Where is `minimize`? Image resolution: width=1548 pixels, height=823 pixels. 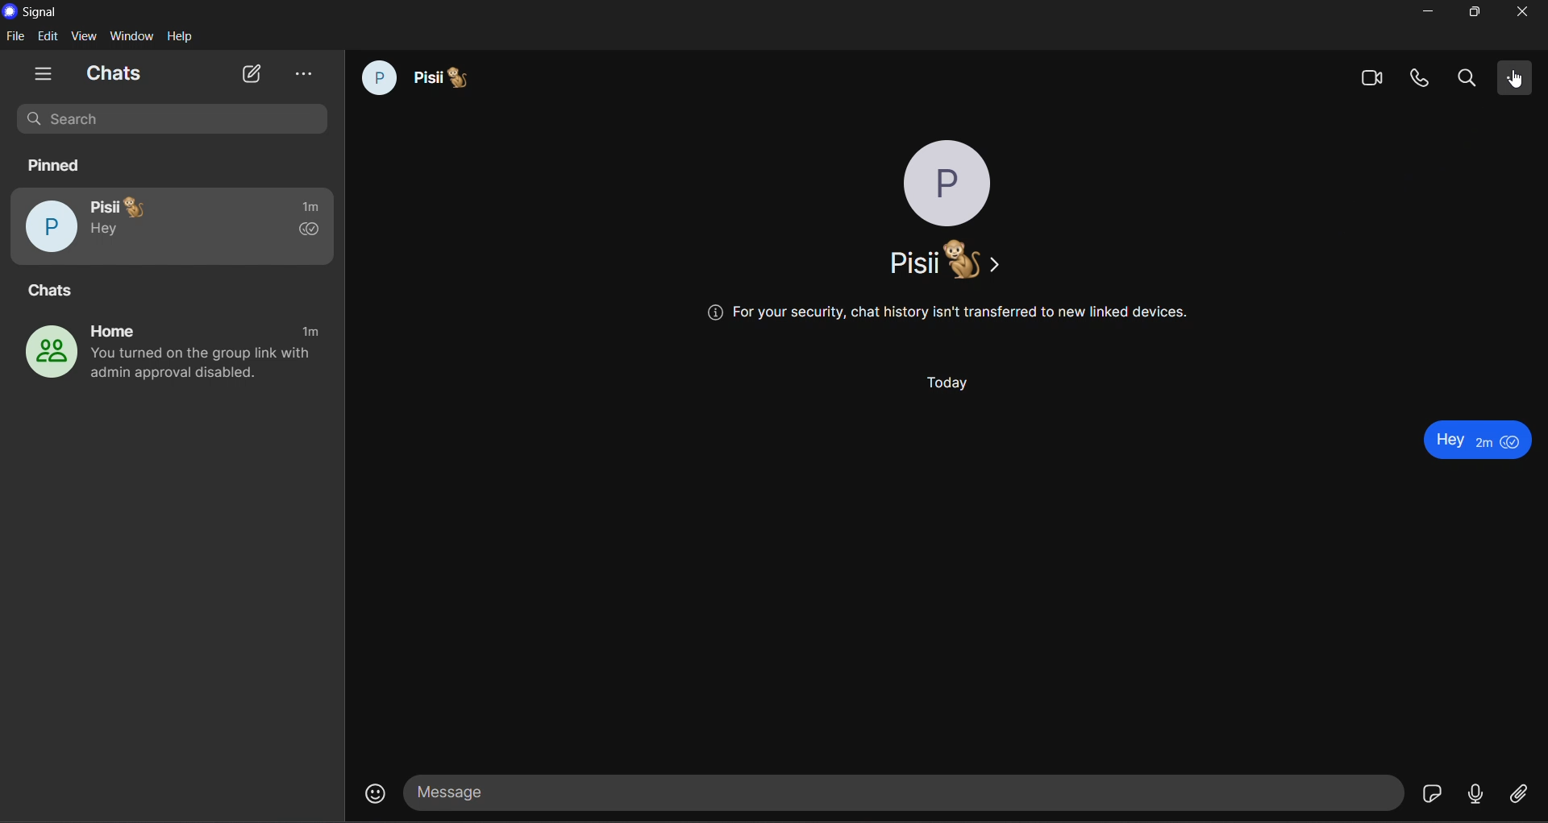 minimize is located at coordinates (1425, 12).